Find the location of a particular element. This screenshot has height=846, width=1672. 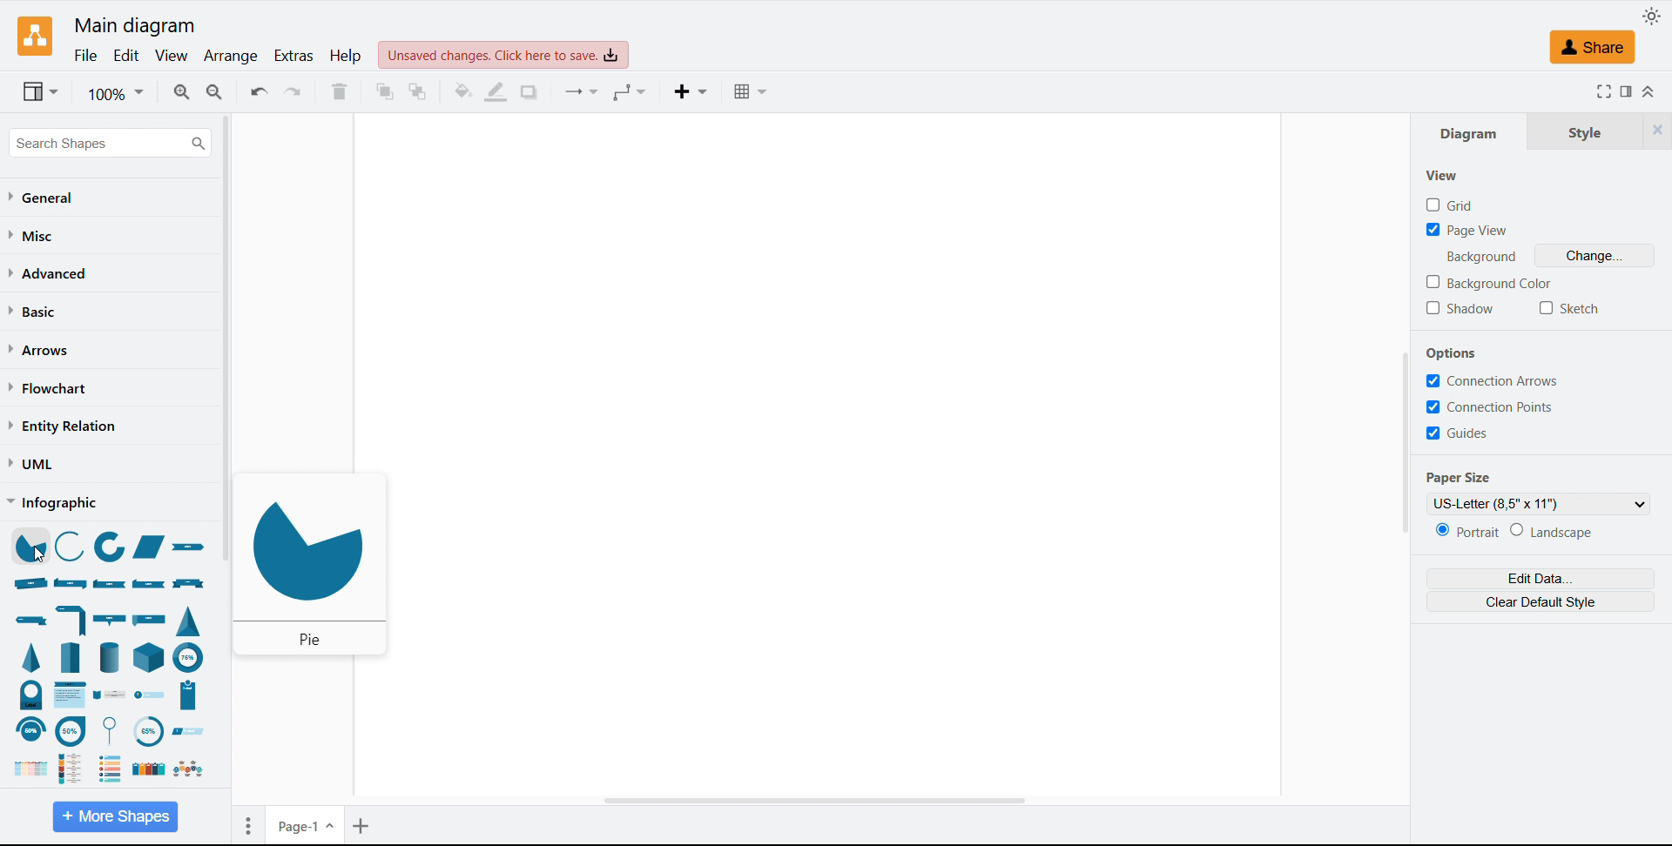

Search shapes  is located at coordinates (116, 143).